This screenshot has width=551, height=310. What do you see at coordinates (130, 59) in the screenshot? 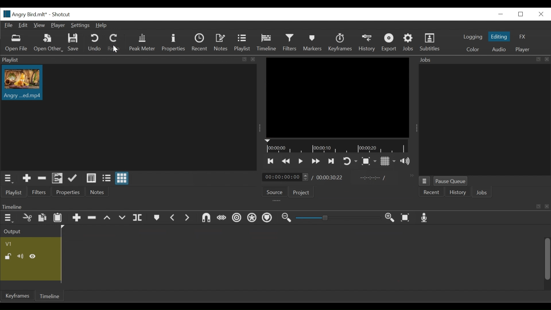
I see `Playlist Panel` at bounding box center [130, 59].